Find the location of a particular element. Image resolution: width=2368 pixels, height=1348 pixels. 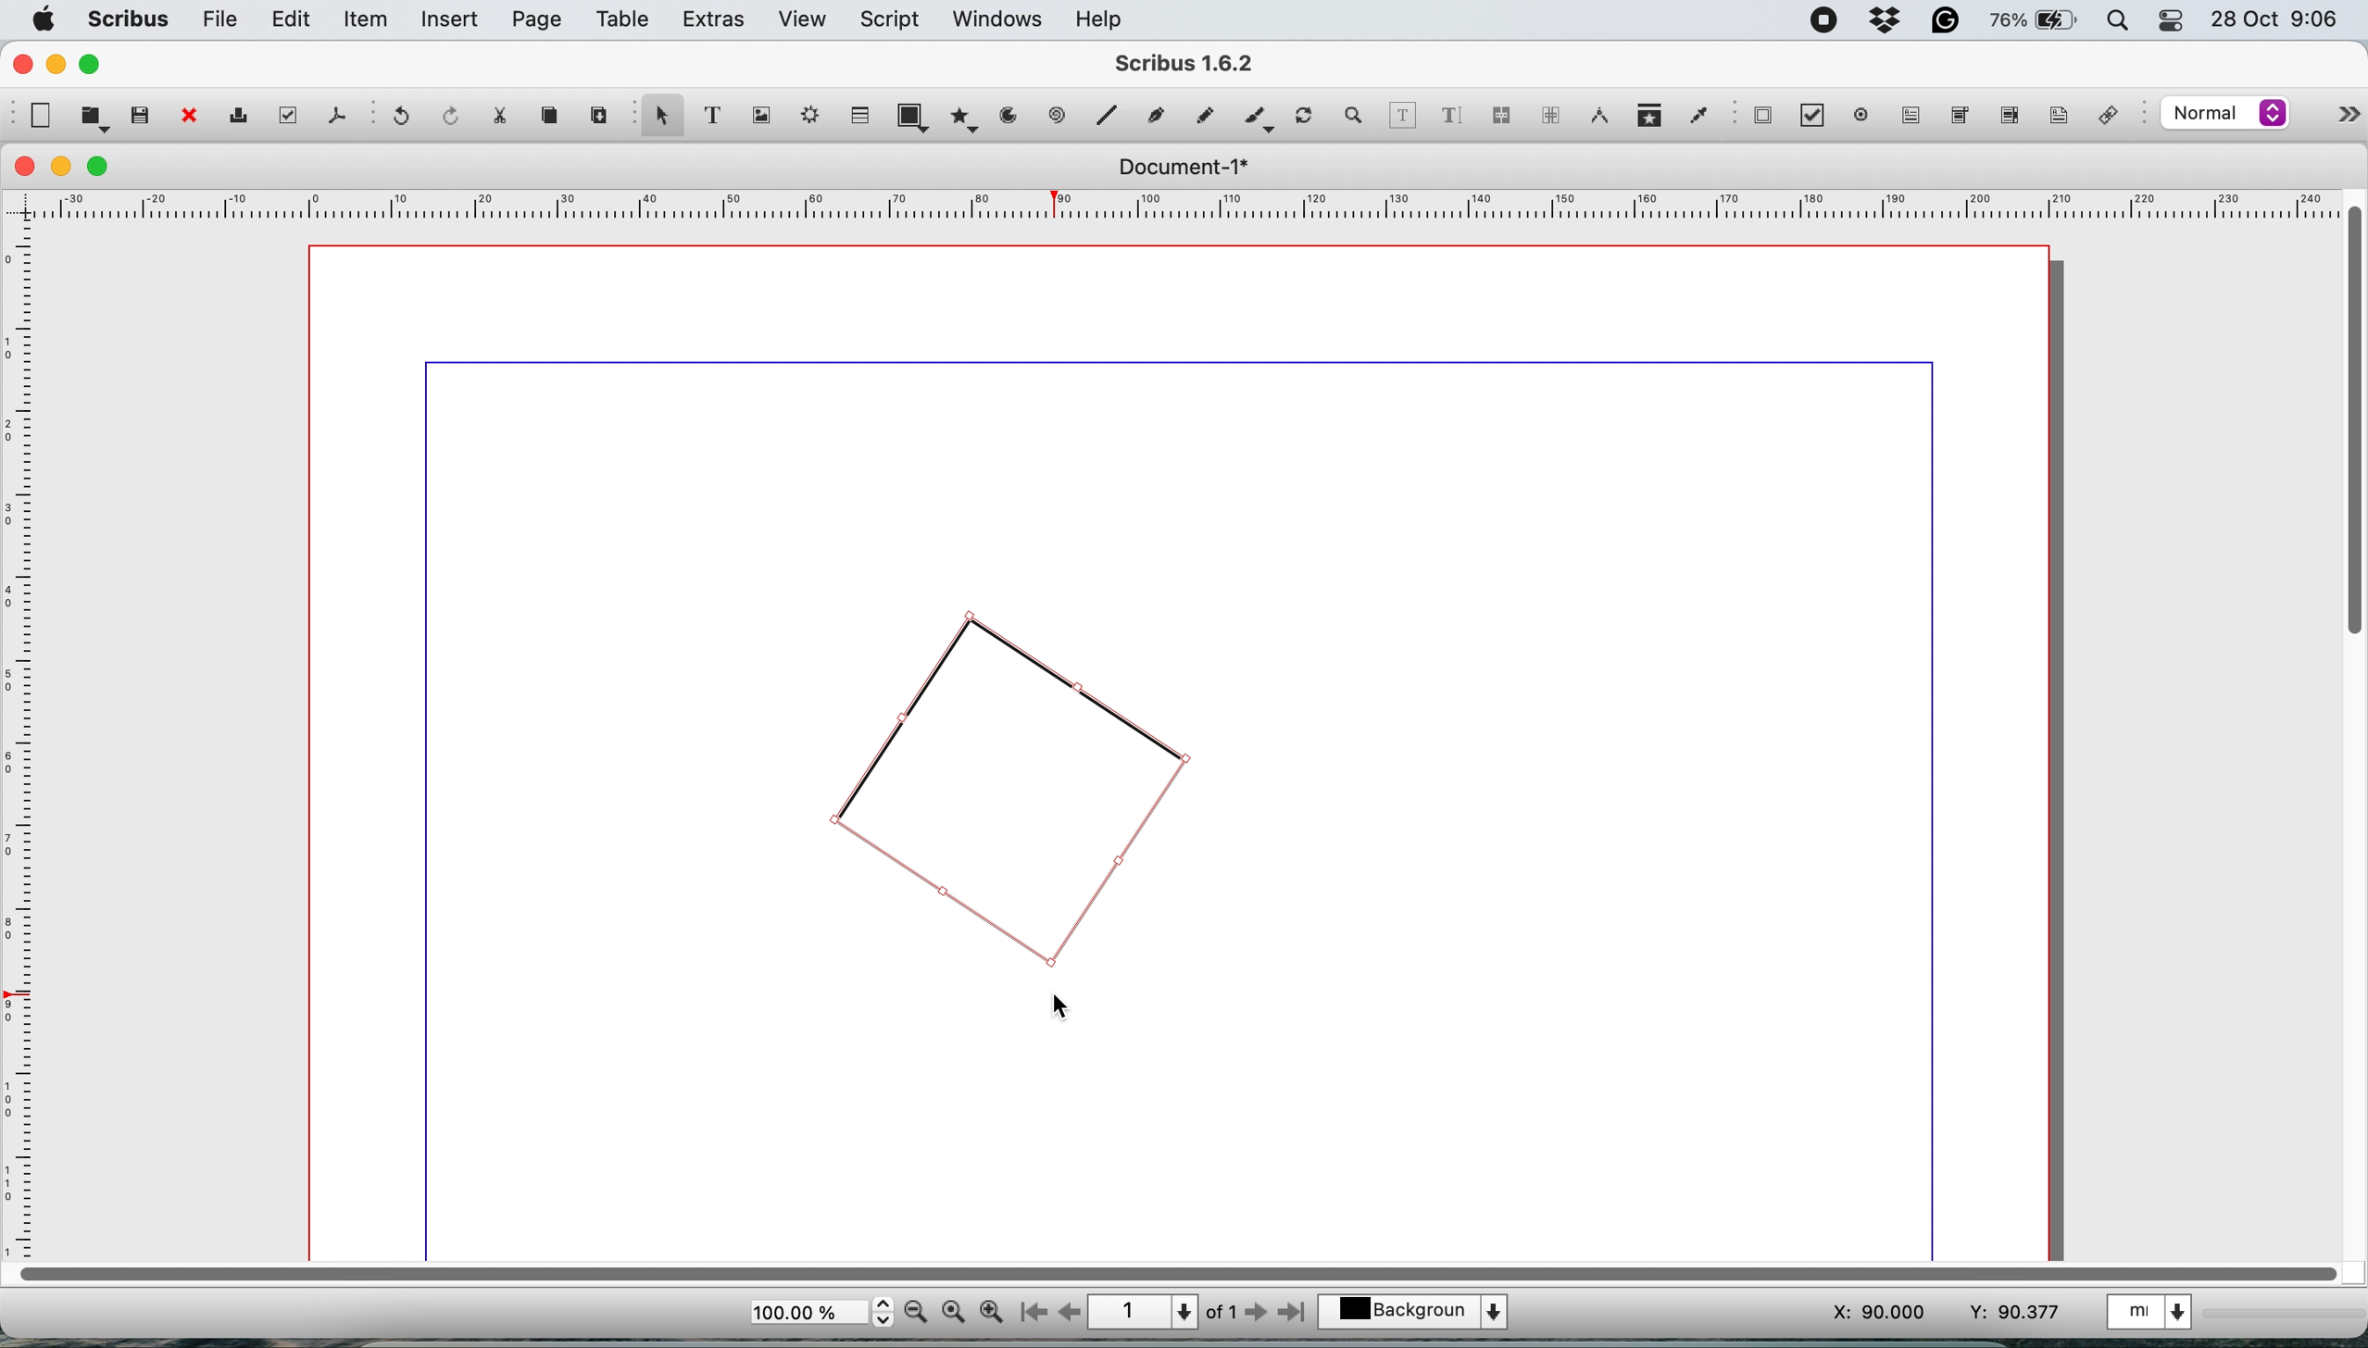

close is located at coordinates (21, 64).